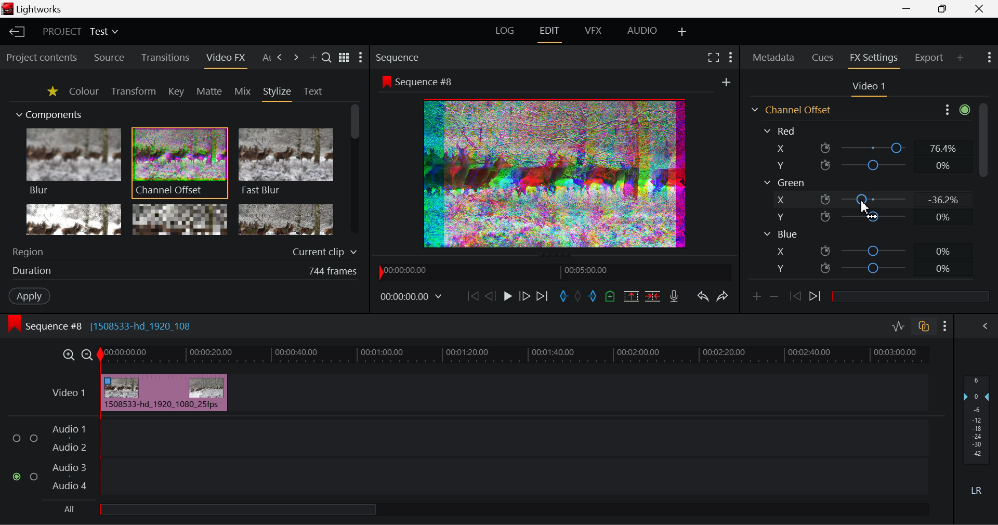 Image resolution: width=998 pixels, height=525 pixels. What do you see at coordinates (281, 58) in the screenshot?
I see `Next Tab` at bounding box center [281, 58].